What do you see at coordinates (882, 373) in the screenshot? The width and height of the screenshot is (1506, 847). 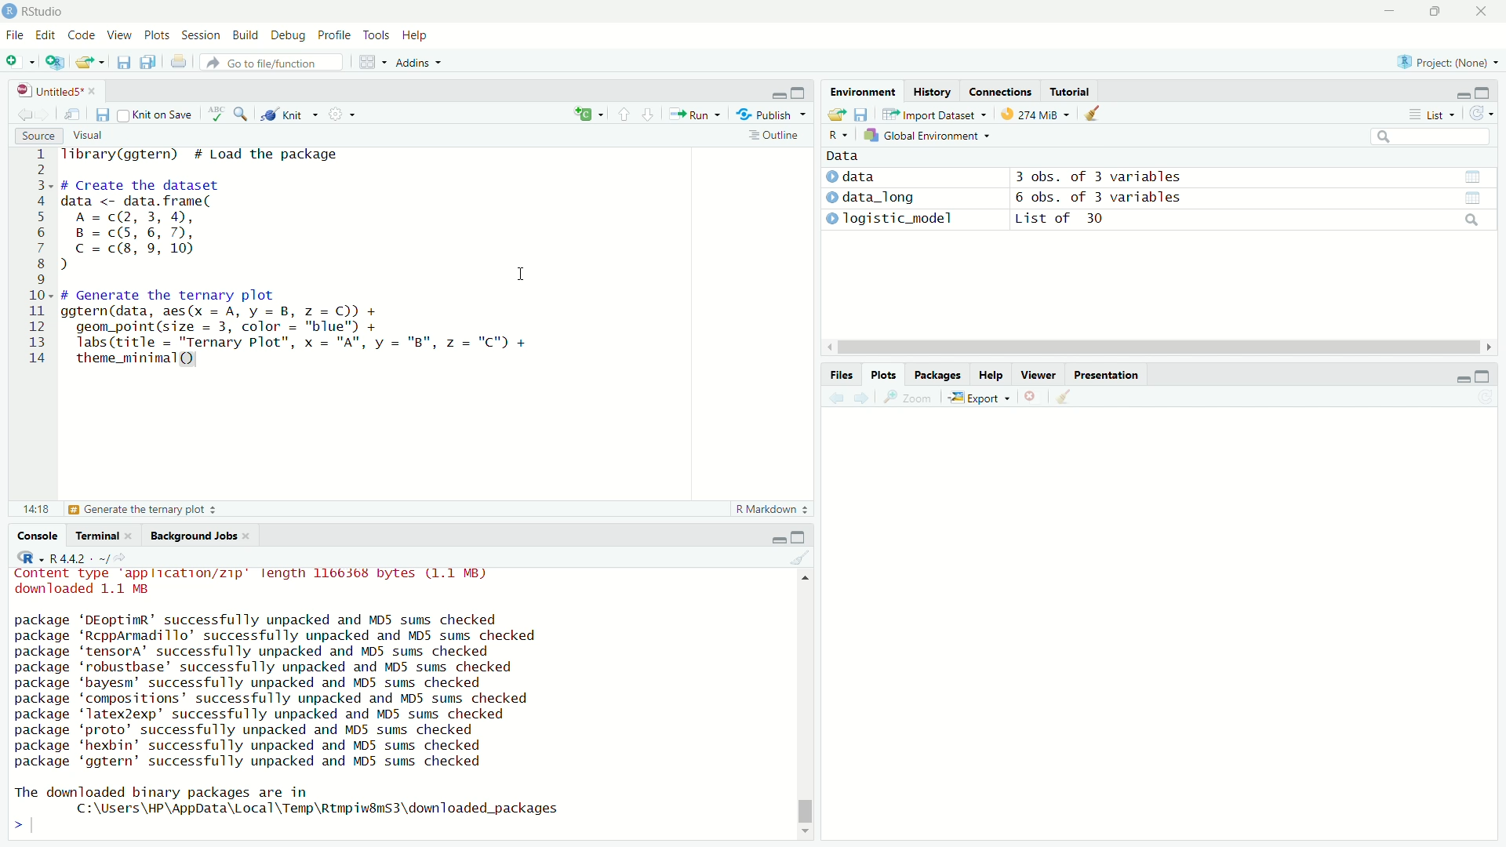 I see `Plots` at bounding box center [882, 373].